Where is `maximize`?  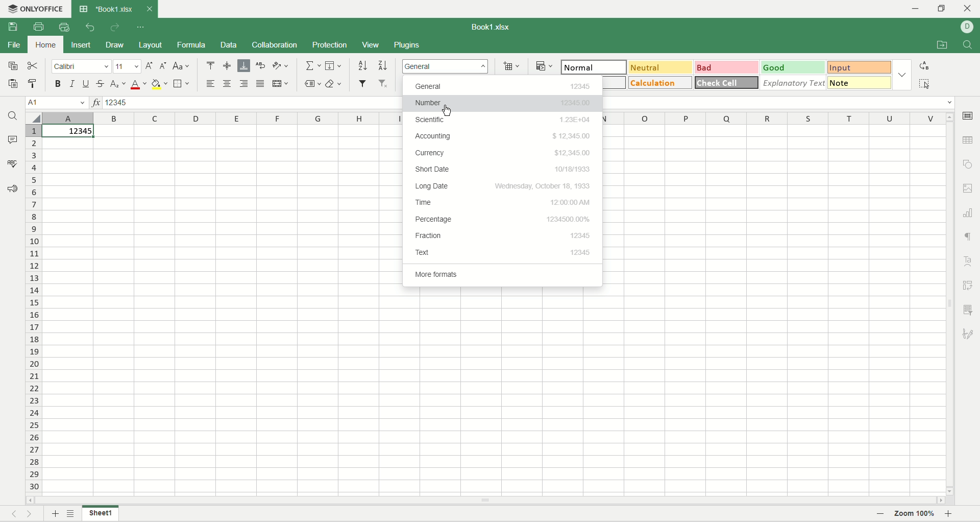 maximize is located at coordinates (944, 9).